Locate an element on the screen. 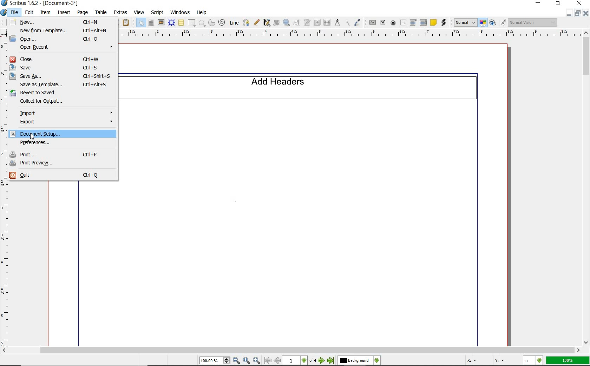  pdf push button is located at coordinates (372, 22).